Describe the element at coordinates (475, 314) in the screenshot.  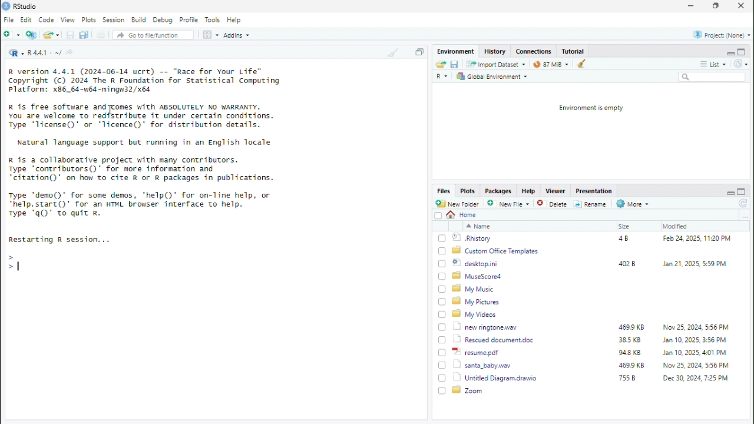
I see `My Videos` at that location.